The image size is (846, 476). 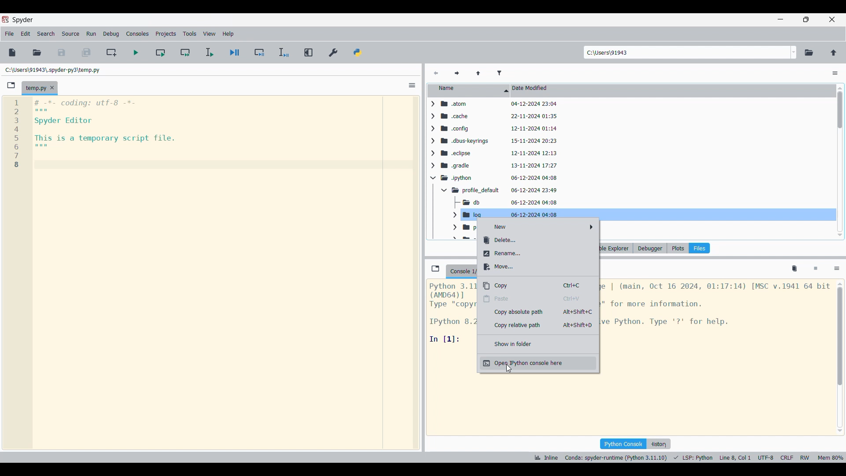 I want to click on View menu, so click(x=209, y=33).